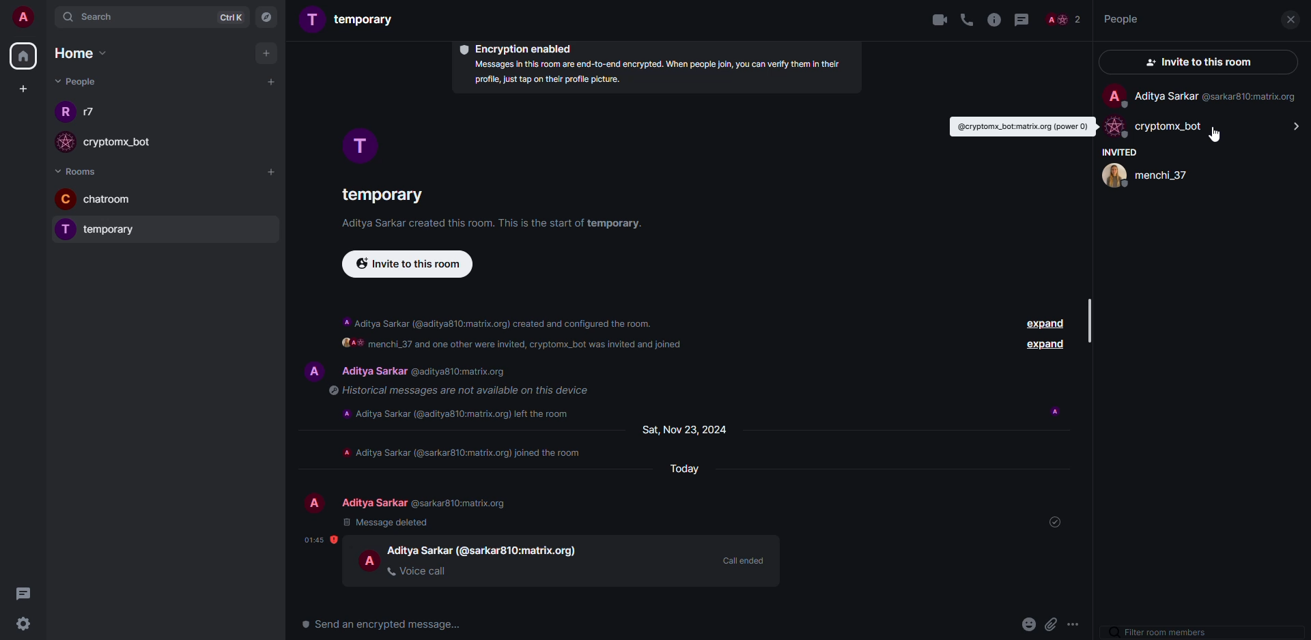 Image resolution: width=1311 pixels, height=640 pixels. I want to click on search, so click(93, 20).